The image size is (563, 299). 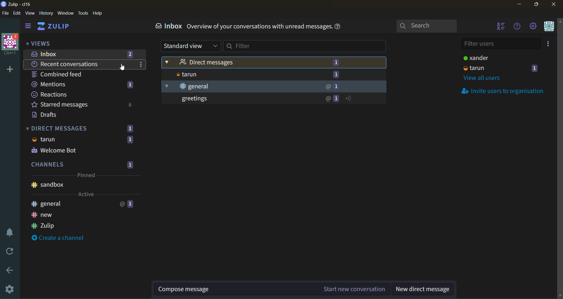 What do you see at coordinates (79, 225) in the screenshot?
I see `Zulip` at bounding box center [79, 225].